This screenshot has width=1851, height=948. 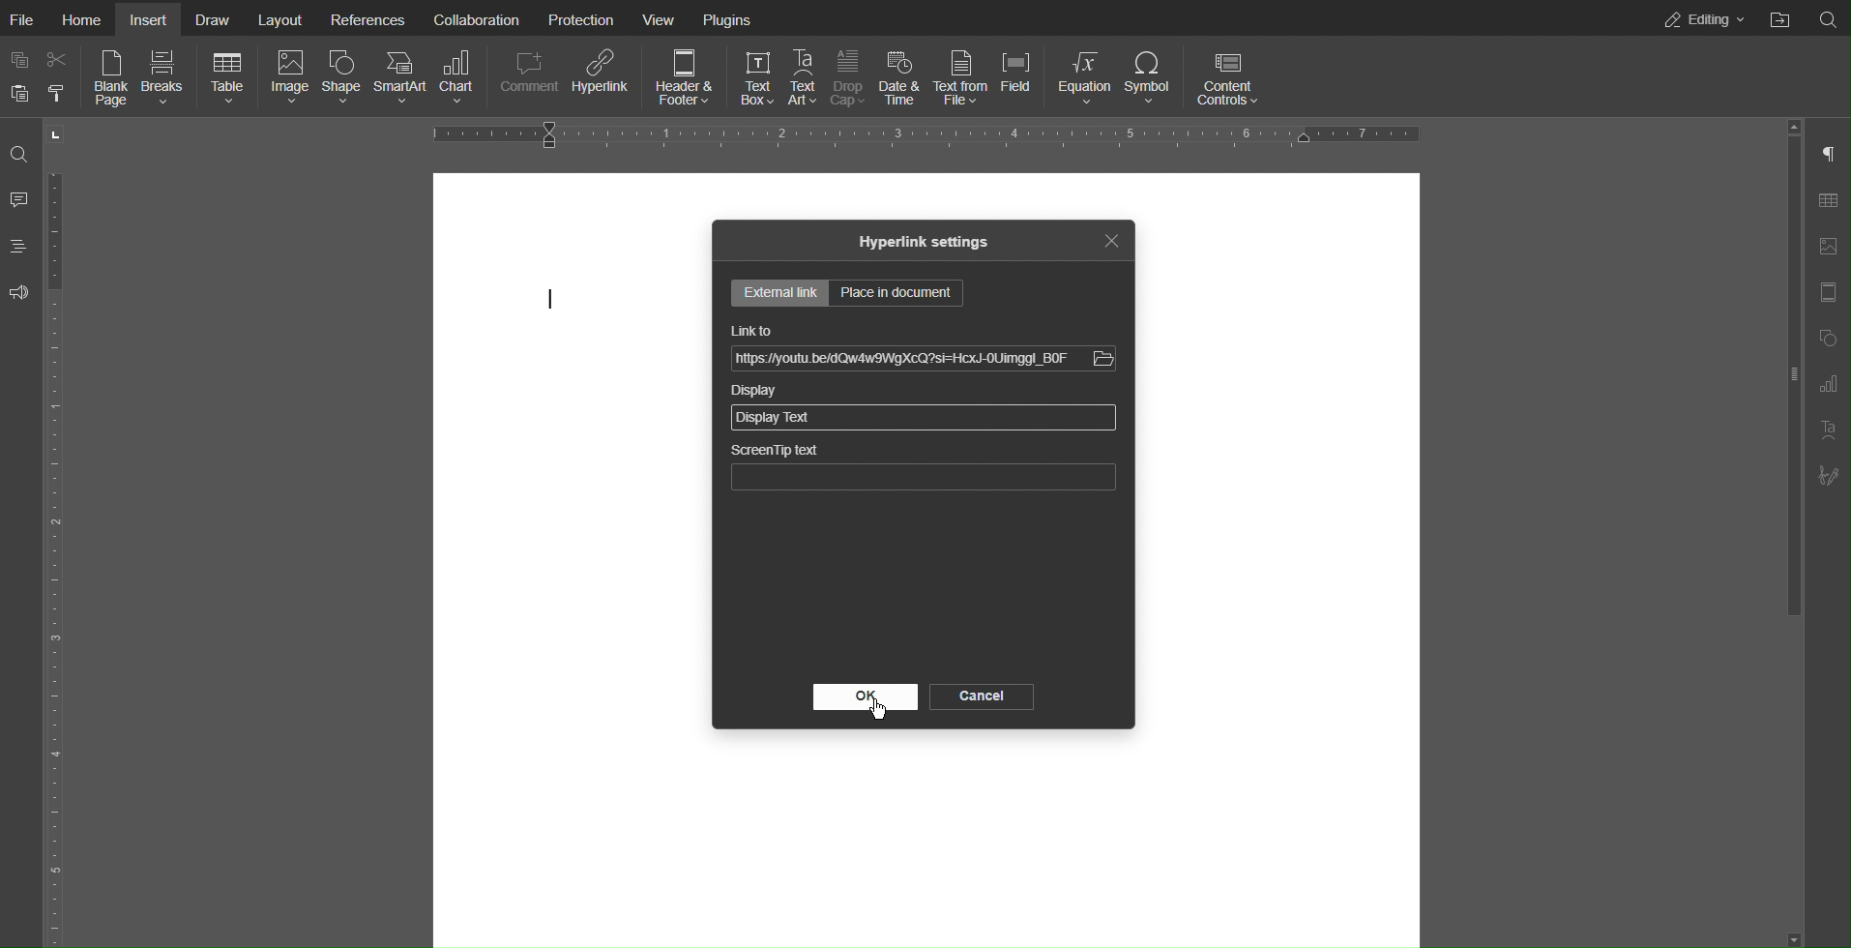 I want to click on Paragraph Settings, so click(x=1826, y=385).